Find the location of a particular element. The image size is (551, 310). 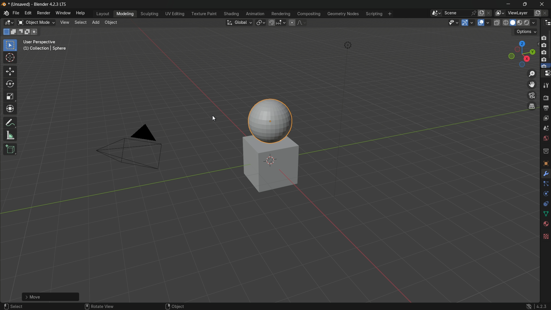

add new layer is located at coordinates (538, 13).